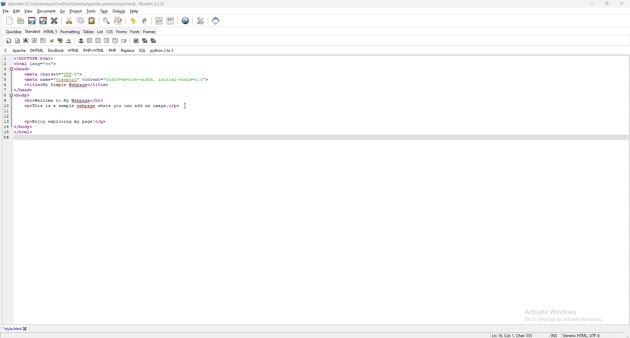 The height and width of the screenshot is (338, 630). What do you see at coordinates (35, 58) in the screenshot?
I see `<!DOCTYPE html>` at bounding box center [35, 58].